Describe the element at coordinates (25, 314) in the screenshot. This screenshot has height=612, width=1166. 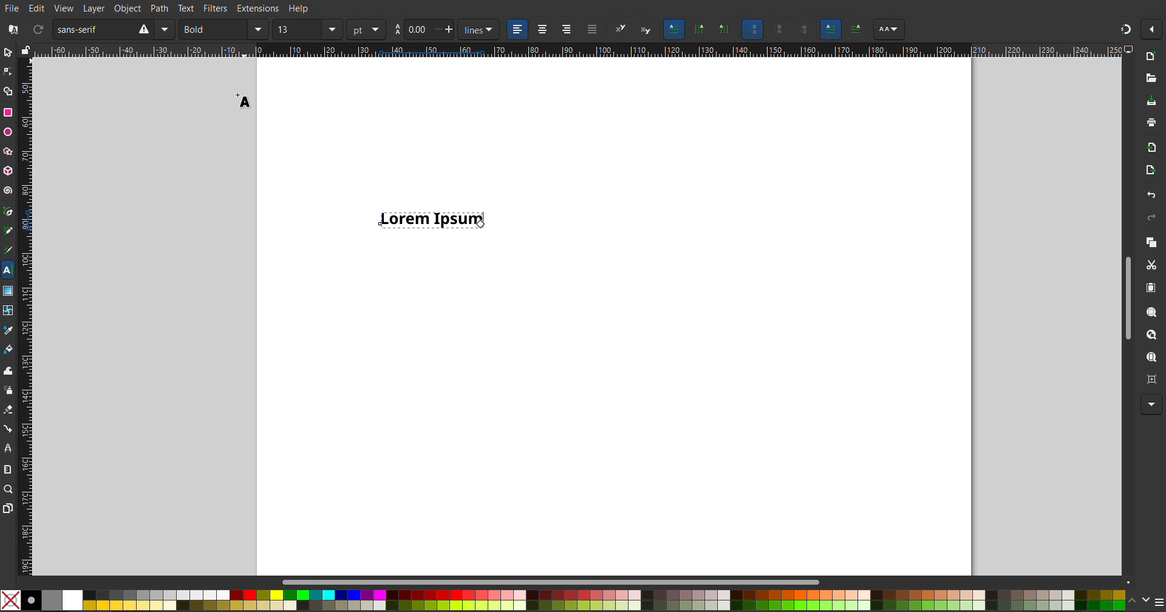
I see `Vertical Ruler` at that location.